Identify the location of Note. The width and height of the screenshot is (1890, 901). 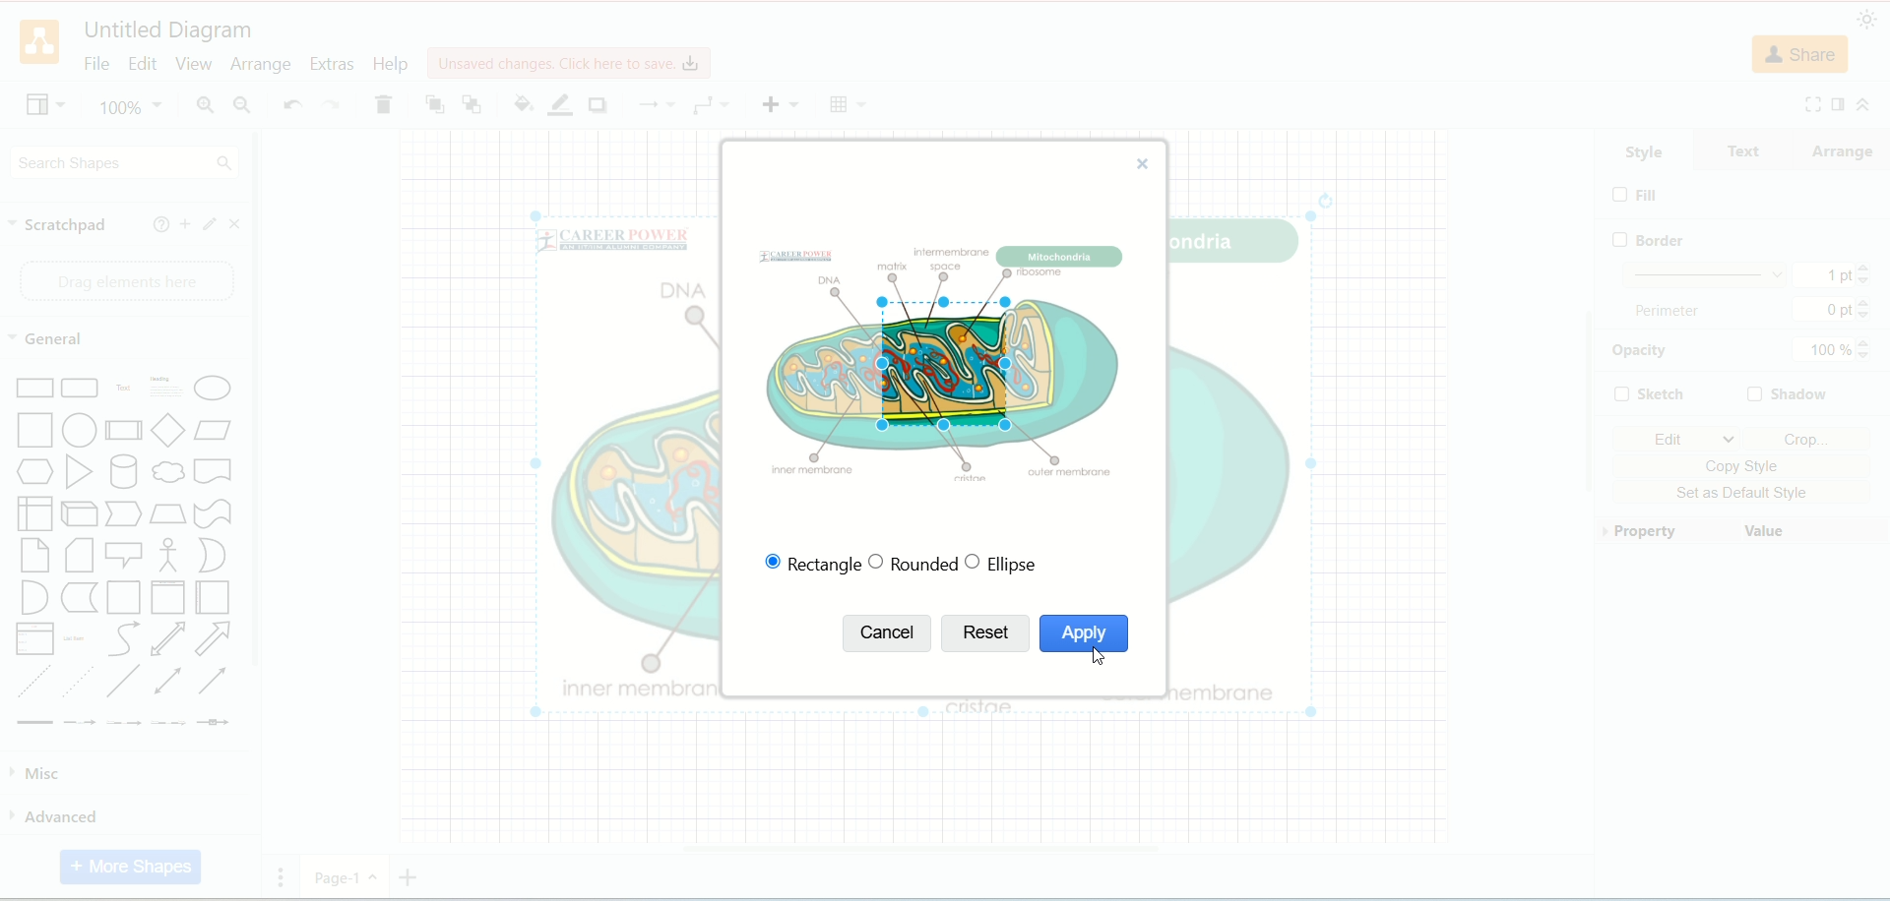
(81, 557).